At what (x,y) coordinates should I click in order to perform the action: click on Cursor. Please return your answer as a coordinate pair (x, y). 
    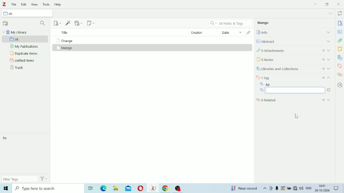
    Looking at the image, I should click on (297, 116).